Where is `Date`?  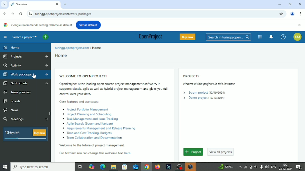 Date is located at coordinates (286, 169).